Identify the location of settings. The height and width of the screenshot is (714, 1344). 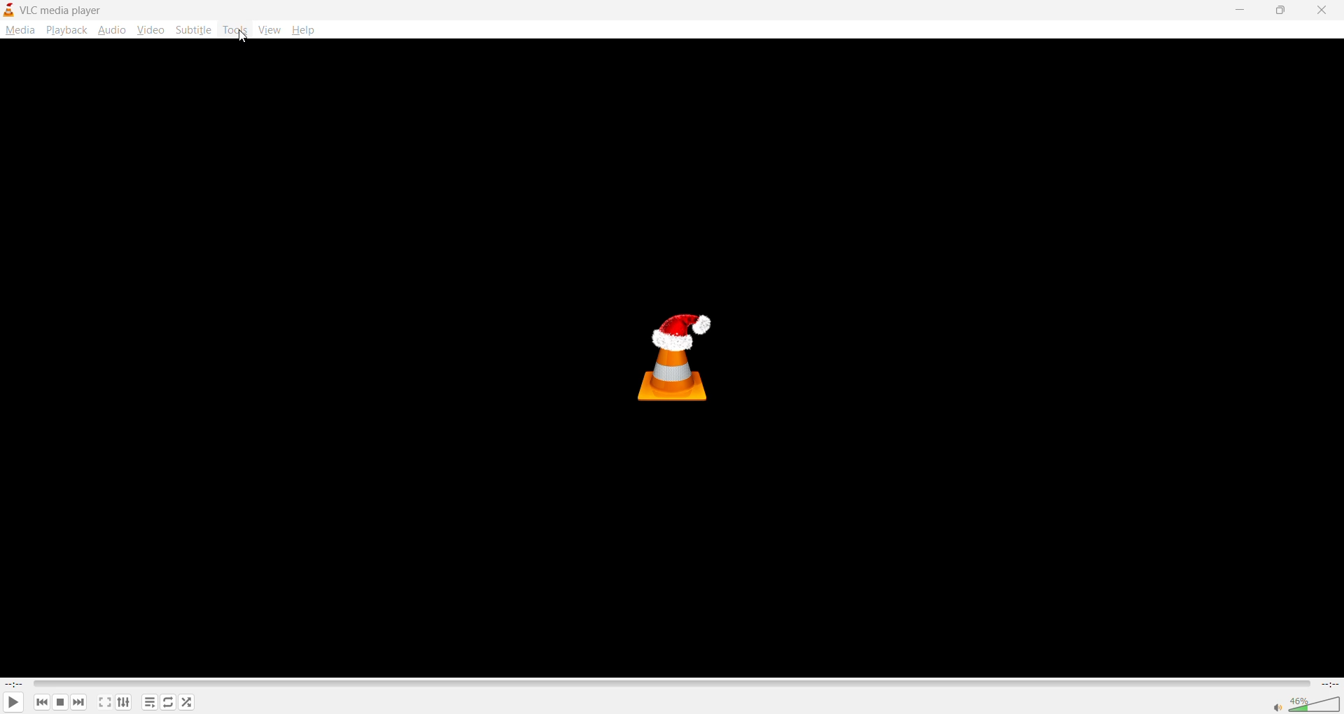
(121, 703).